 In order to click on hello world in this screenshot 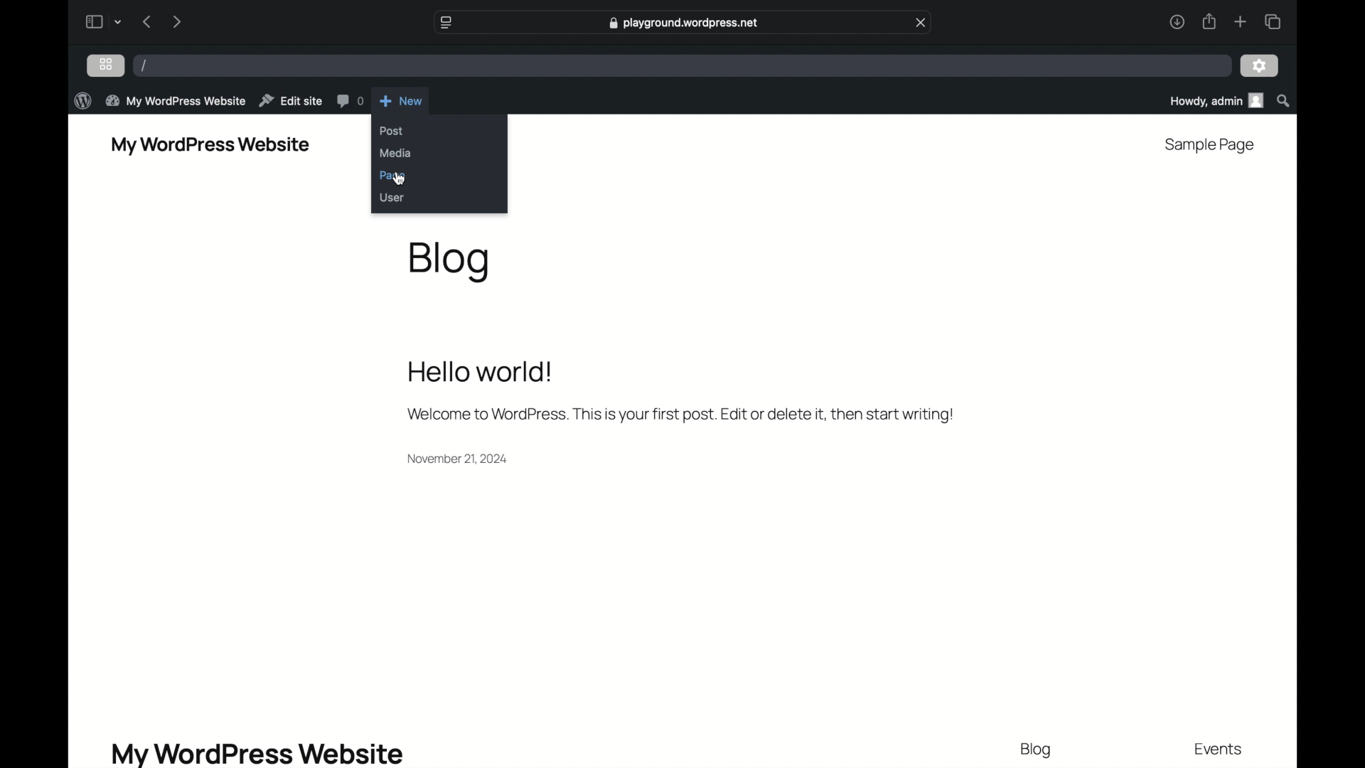, I will do `click(481, 372)`.